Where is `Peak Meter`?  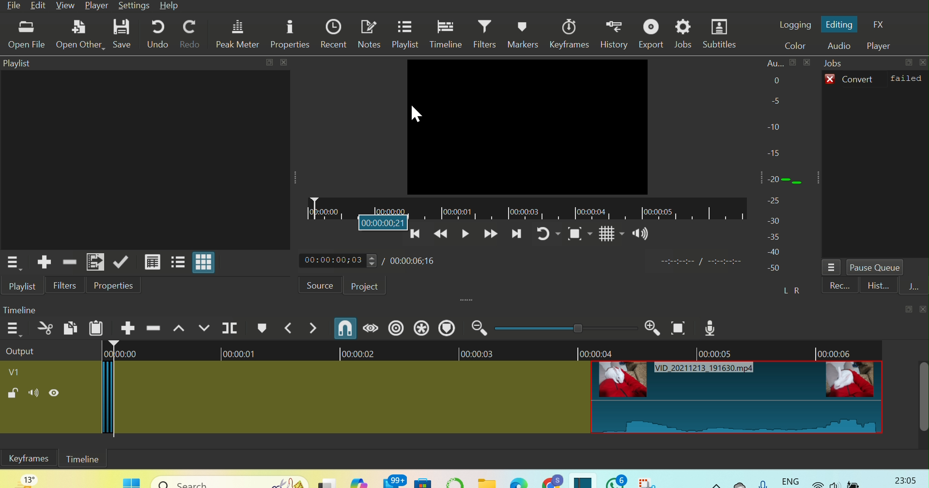
Peak Meter is located at coordinates (238, 33).